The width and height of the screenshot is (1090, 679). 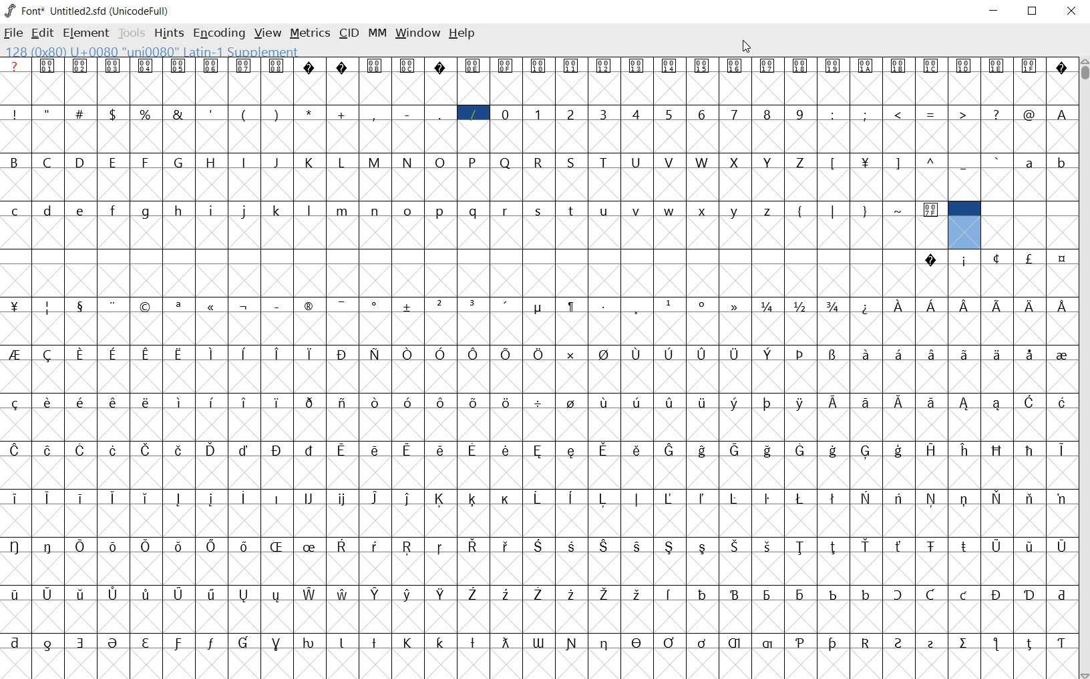 What do you see at coordinates (639, 593) in the screenshot?
I see `Symbol` at bounding box center [639, 593].